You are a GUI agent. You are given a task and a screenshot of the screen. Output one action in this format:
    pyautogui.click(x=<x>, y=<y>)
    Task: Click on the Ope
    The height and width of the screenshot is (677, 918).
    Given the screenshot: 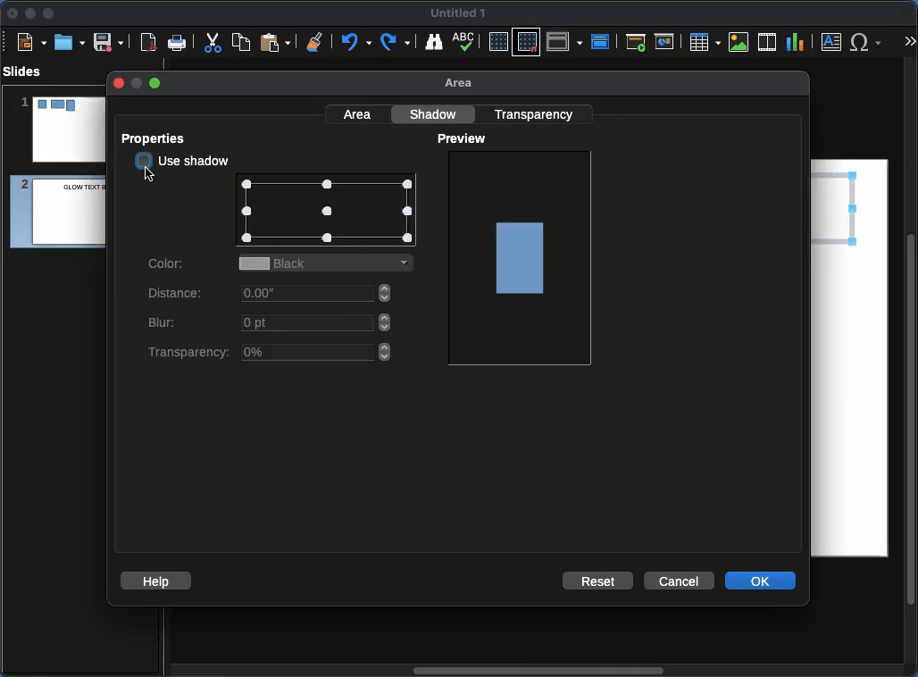 What is the action you would take?
    pyautogui.click(x=70, y=41)
    